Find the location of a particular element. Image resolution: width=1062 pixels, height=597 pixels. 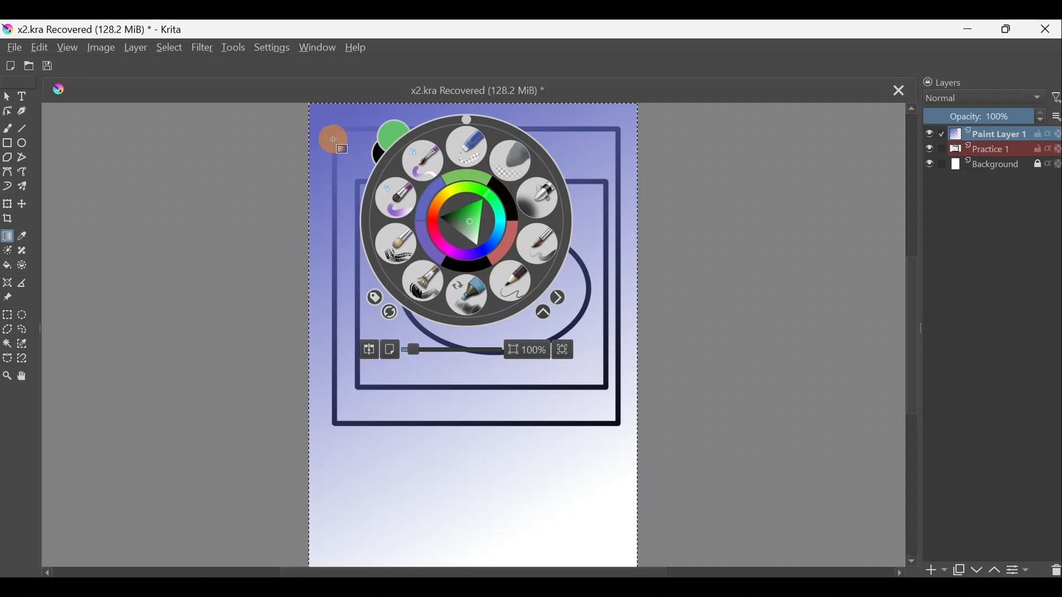

Document name is located at coordinates (489, 90).